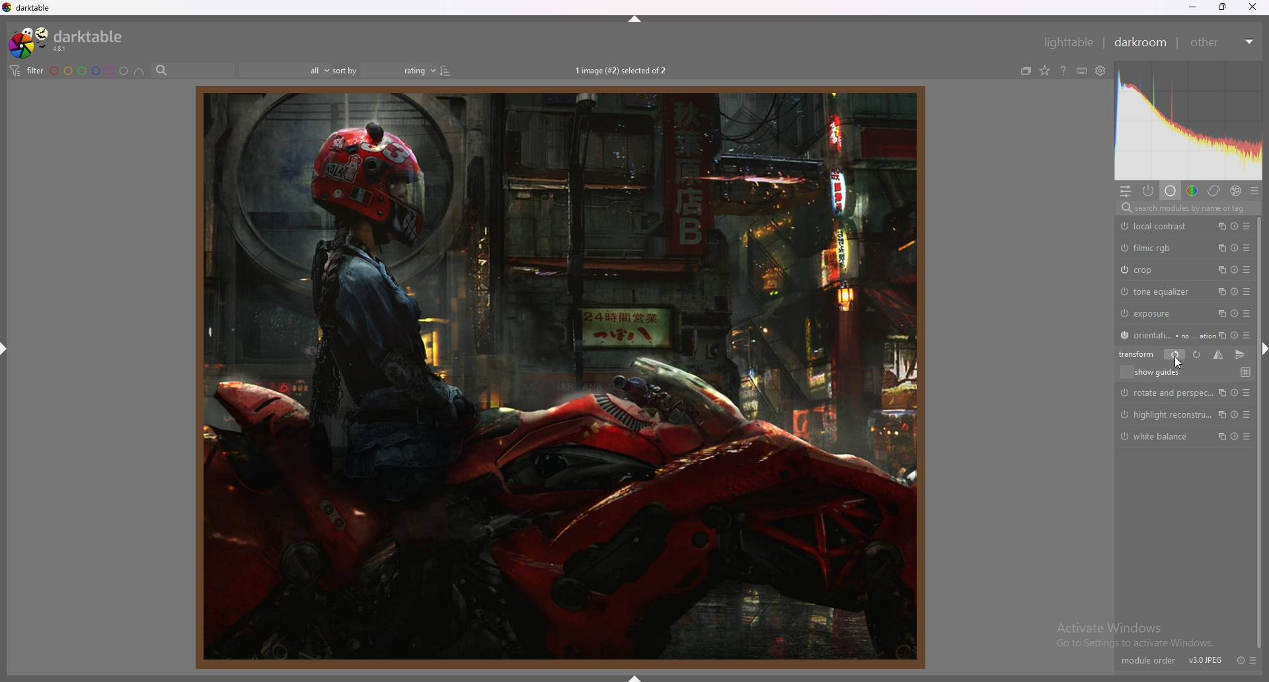 Image resolution: width=1269 pixels, height=682 pixels. What do you see at coordinates (1235, 291) in the screenshot?
I see `reset` at bounding box center [1235, 291].